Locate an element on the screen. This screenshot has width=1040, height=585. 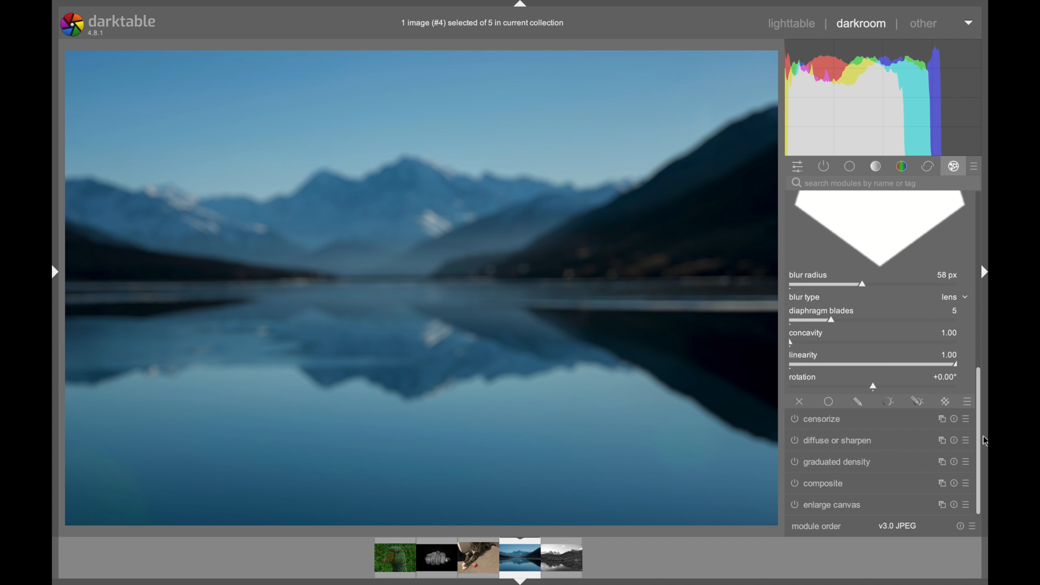
drawn and parametric mask is located at coordinates (917, 400).